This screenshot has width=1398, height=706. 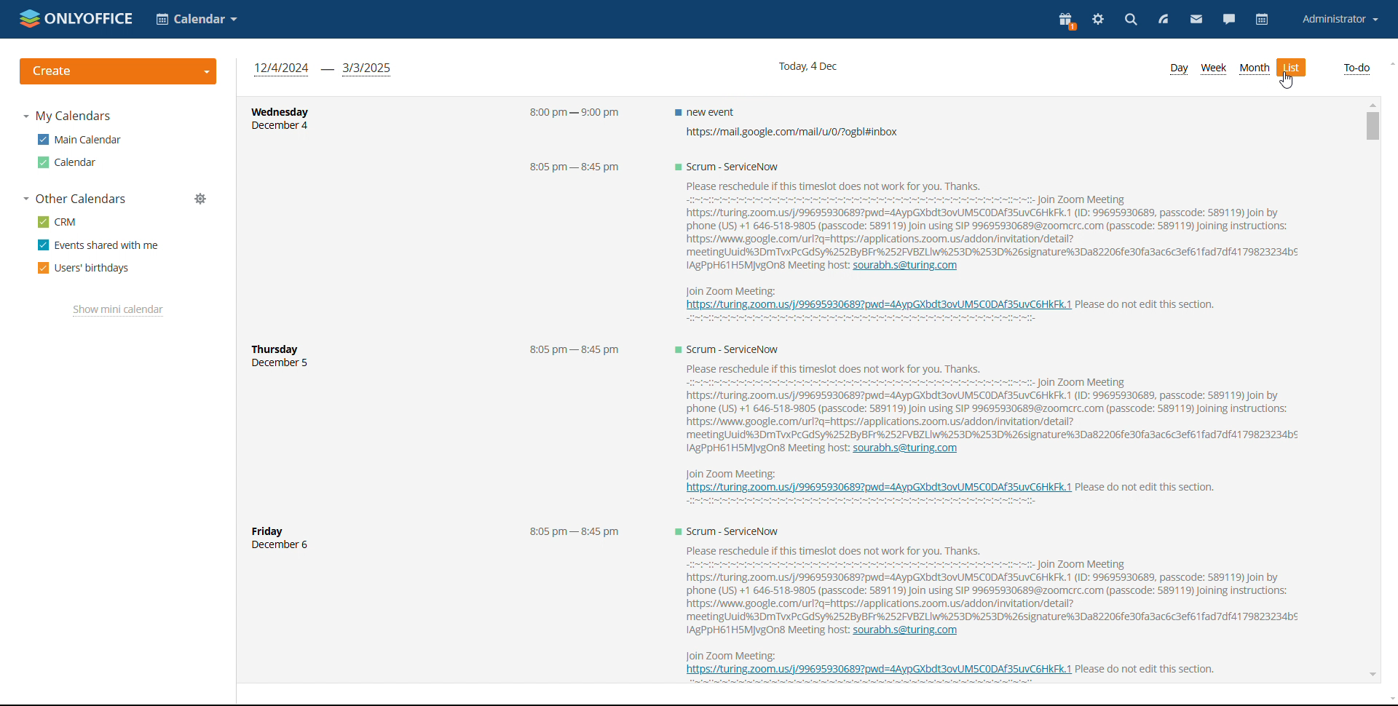 What do you see at coordinates (982, 217) in the screenshot?
I see `Please reschedule if this timeslot does not work for you. Thanks.i i= [OI Zoom Meetinghitps:/turing.200m.us/}/996959306897pwd=4AYPGXbA3oVUMSCODAF3SUVCEHKFK.1 (ID: 99695930689, passcode: 589119) join byphone (US) +1 646-518-9805 (passcode: 589119) join using SIP 99695930689@zoomcrc.com (passcode: 589119) joining instructions:https://www.google.com/url?q=https://applications.zoom.us/addon/invitation/detail?meetingUuid%3DmTvxPcGdSyvi 252 BBE 25 2FVRZ!1 wd 253D%253D% 26<ignatured3Dat’ 2 206fe30fa3acec3ef6 1fad 7df4179823234b` at bounding box center [982, 217].